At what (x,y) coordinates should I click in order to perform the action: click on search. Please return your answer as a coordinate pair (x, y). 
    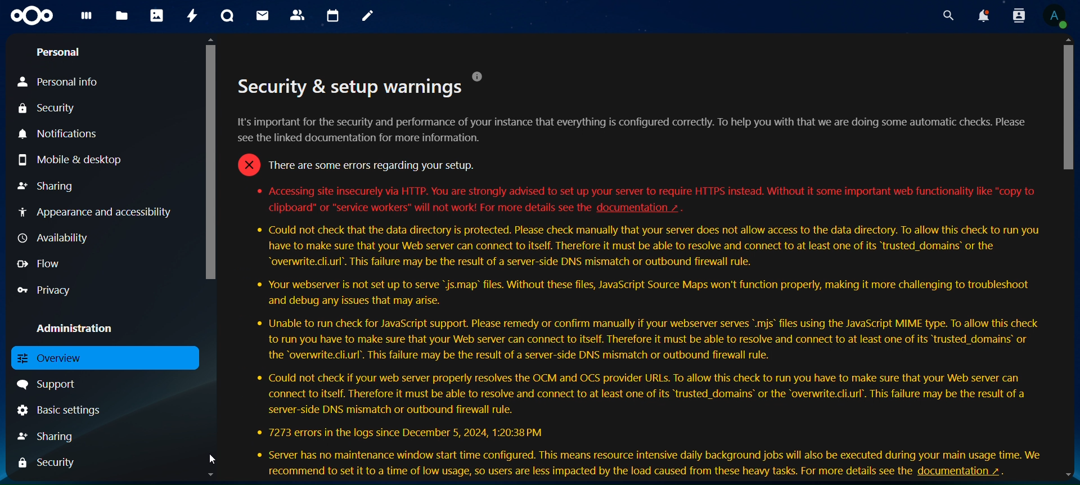
    Looking at the image, I should click on (949, 16).